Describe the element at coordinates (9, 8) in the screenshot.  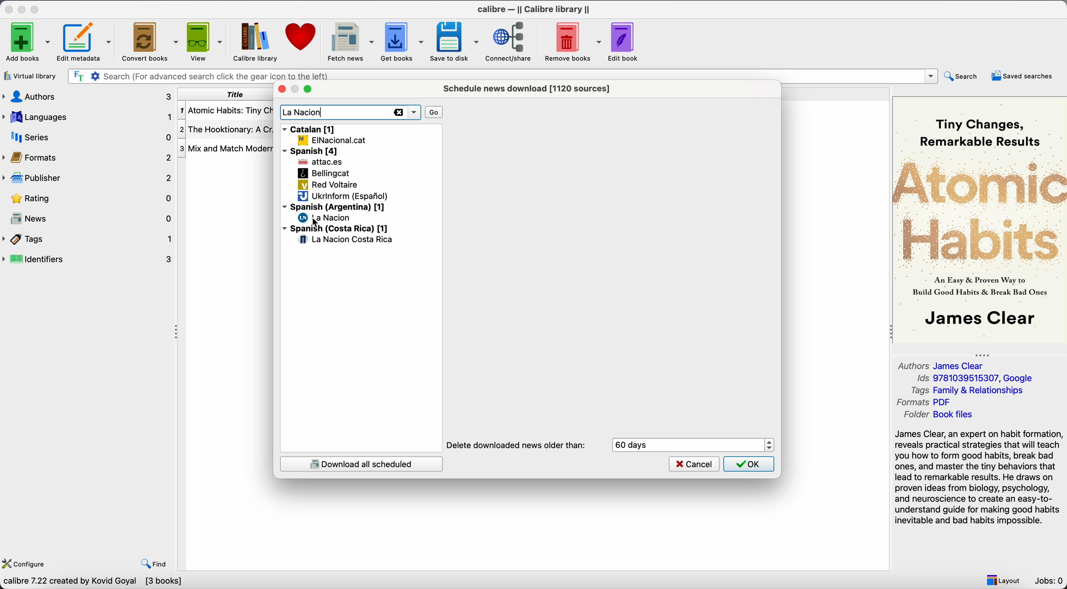
I see `close program` at that location.